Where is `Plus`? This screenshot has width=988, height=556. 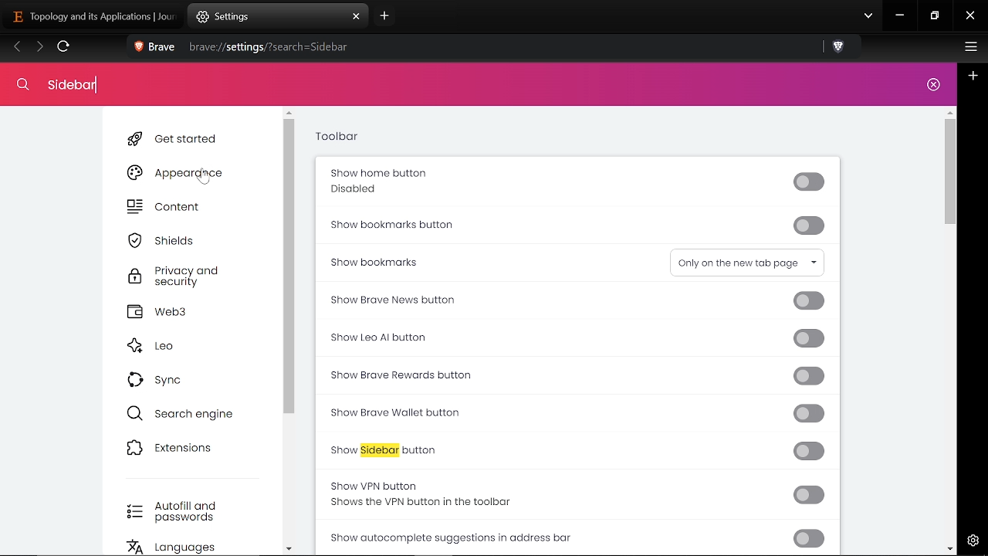
Plus is located at coordinates (973, 76).